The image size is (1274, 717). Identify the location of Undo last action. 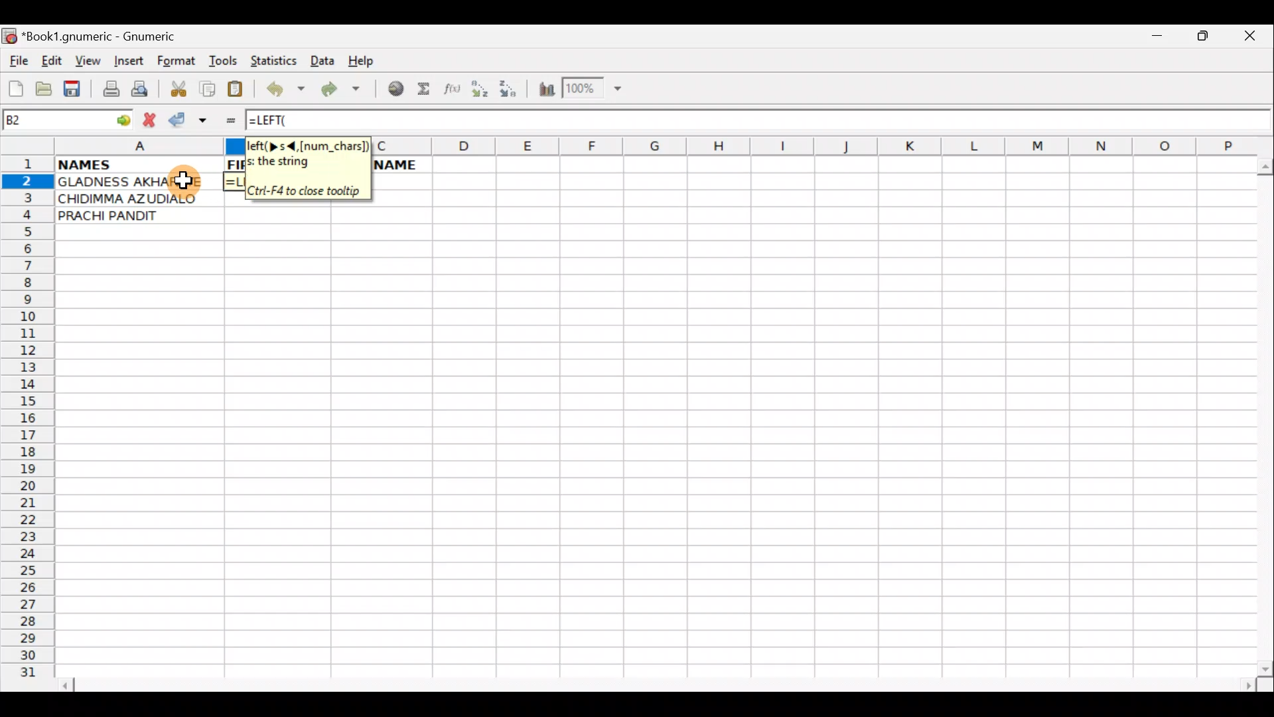
(287, 91).